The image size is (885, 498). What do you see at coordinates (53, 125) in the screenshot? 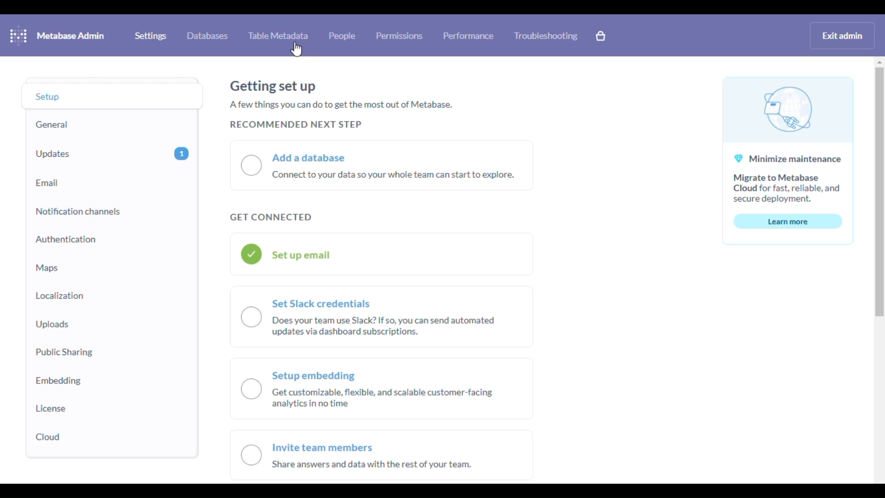
I see `general` at bounding box center [53, 125].